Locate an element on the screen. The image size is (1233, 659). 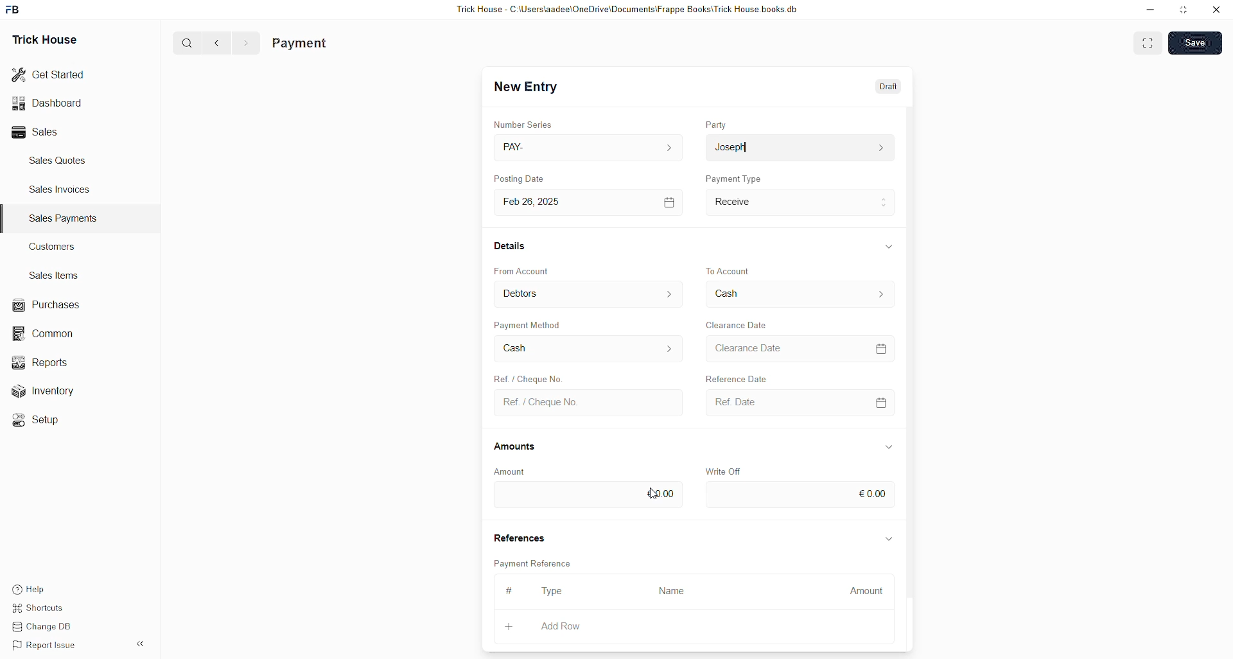
resize is located at coordinates (1184, 10).